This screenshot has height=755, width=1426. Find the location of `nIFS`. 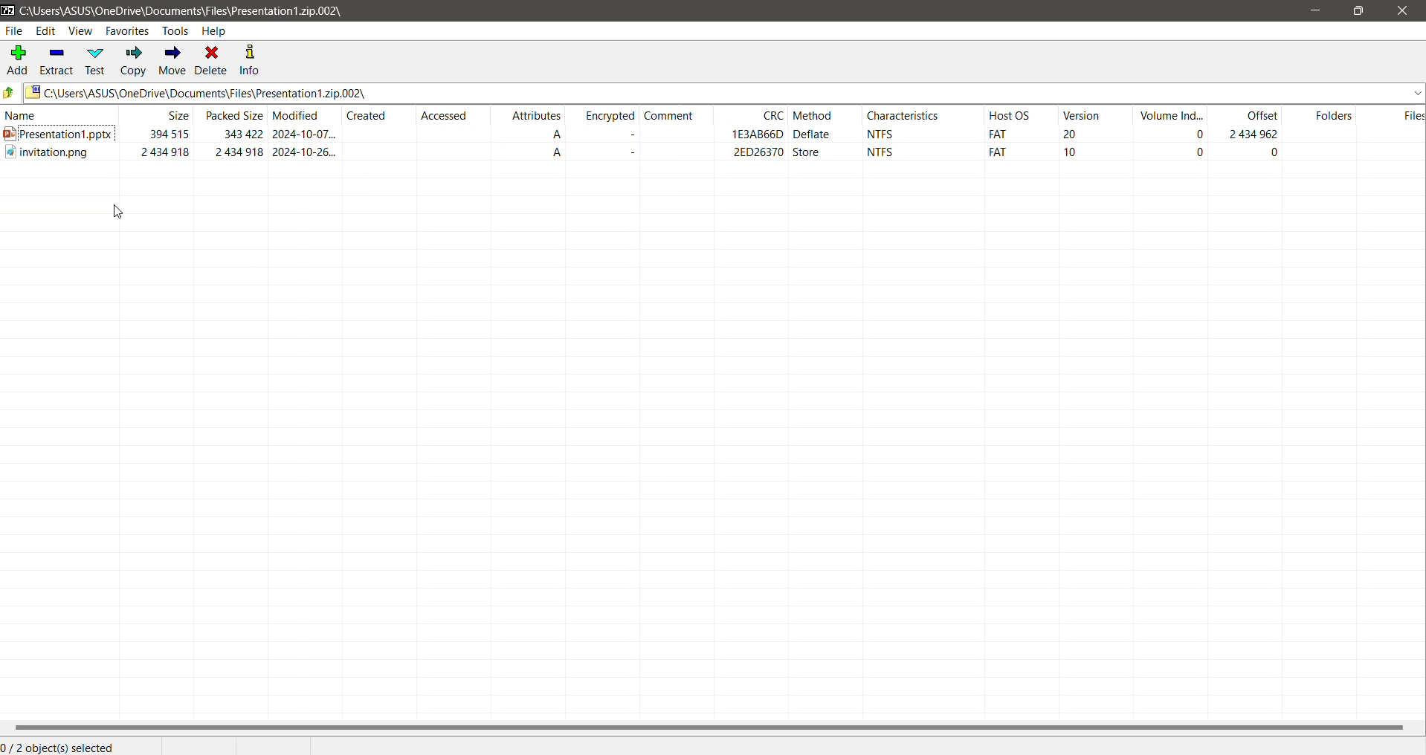

nIFS is located at coordinates (893, 152).